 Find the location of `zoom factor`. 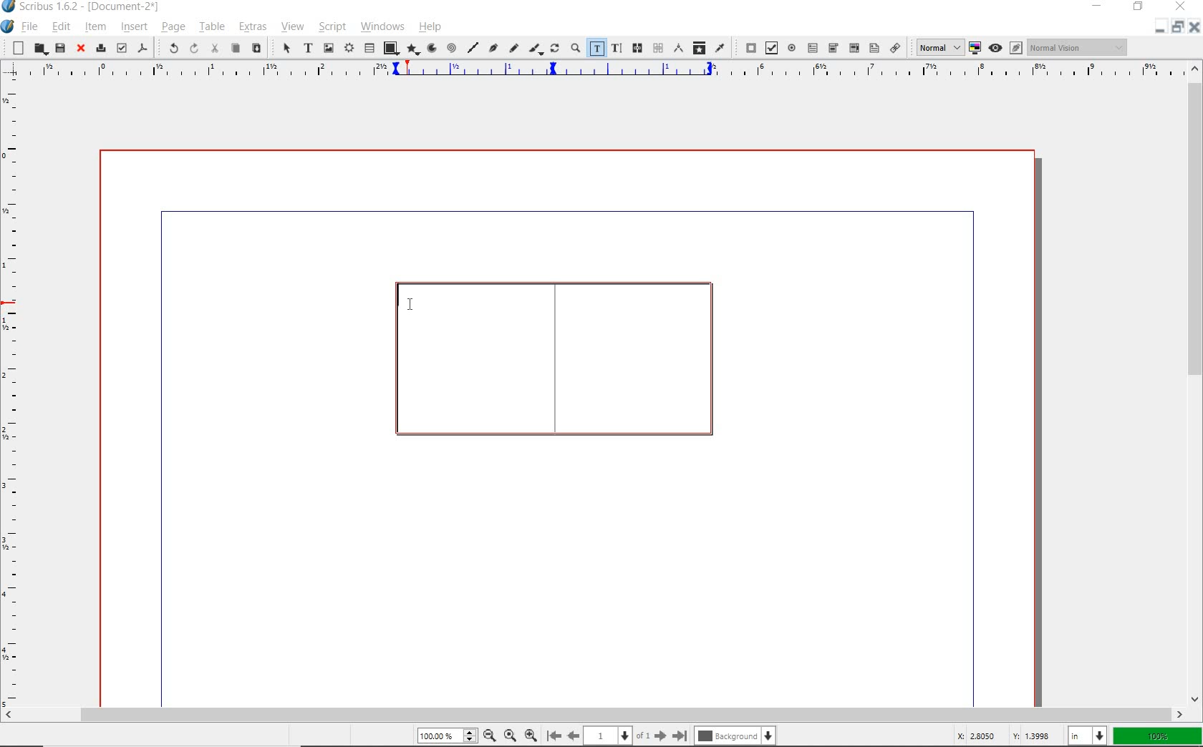

zoom factor is located at coordinates (1156, 735).